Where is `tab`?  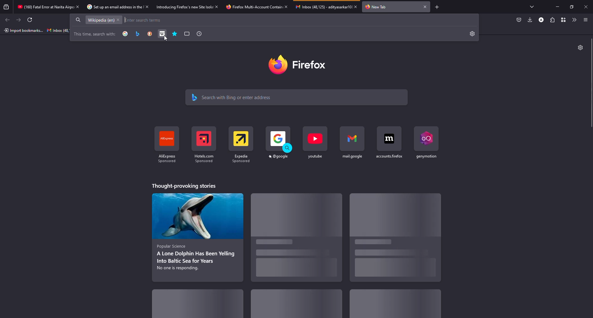 tab is located at coordinates (249, 7).